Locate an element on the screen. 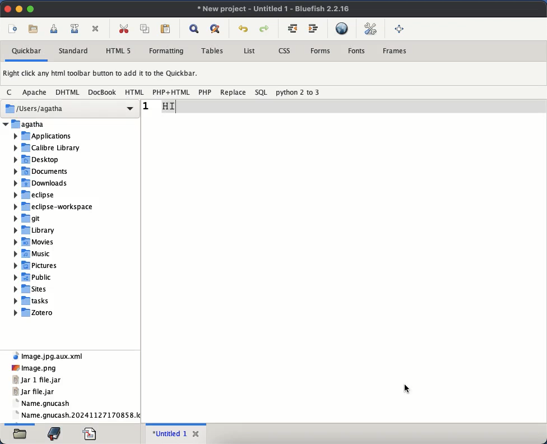  forms is located at coordinates (323, 52).